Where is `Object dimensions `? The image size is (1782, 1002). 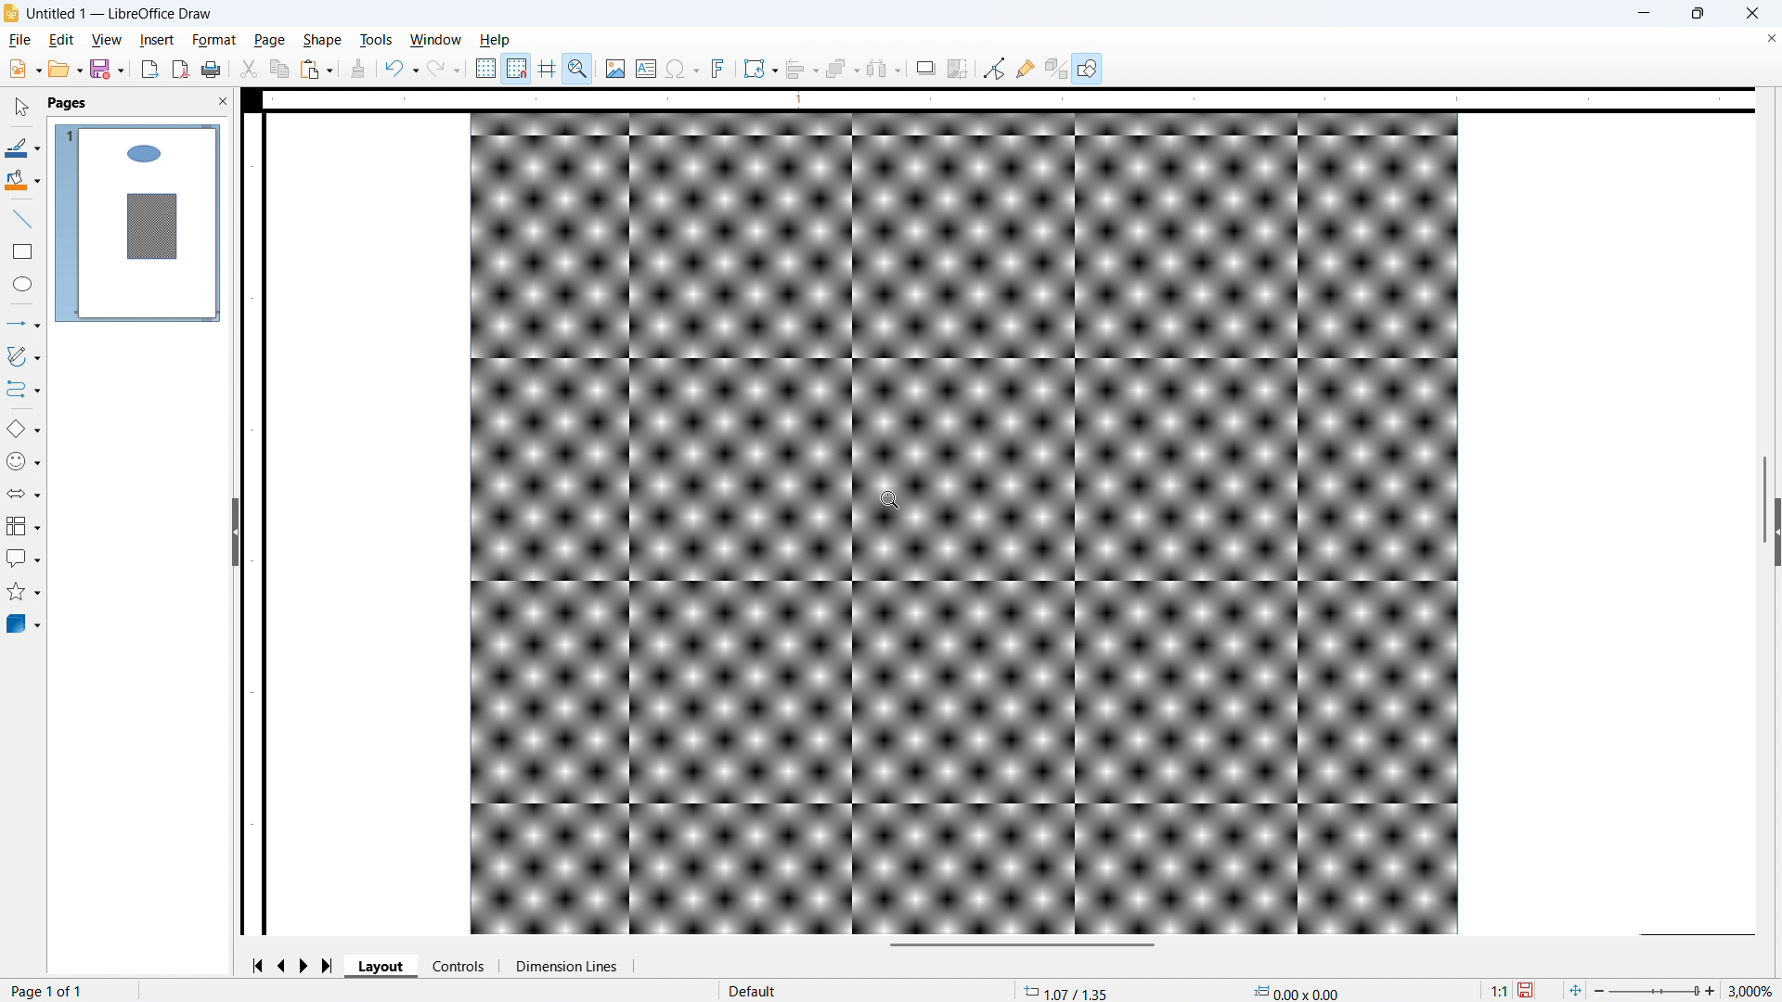
Object dimensions  is located at coordinates (1296, 991).